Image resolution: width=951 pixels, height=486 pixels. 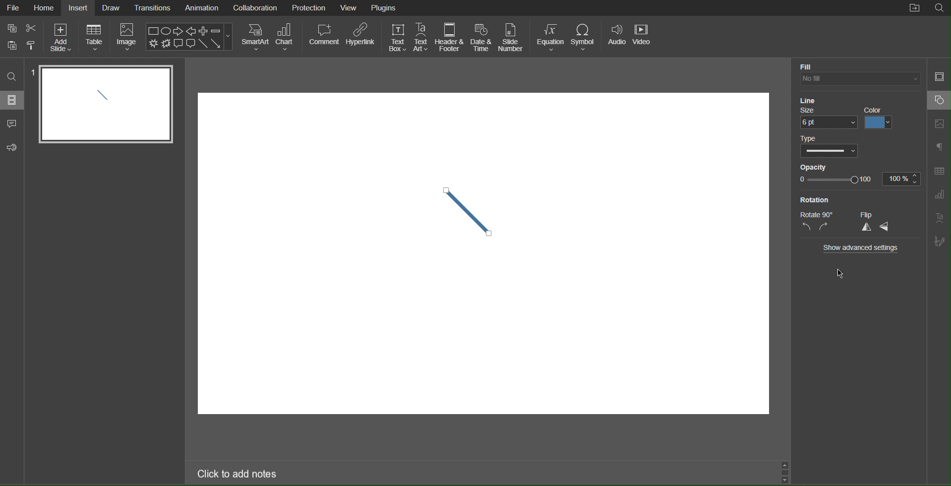 What do you see at coordinates (113, 8) in the screenshot?
I see `Draw` at bounding box center [113, 8].